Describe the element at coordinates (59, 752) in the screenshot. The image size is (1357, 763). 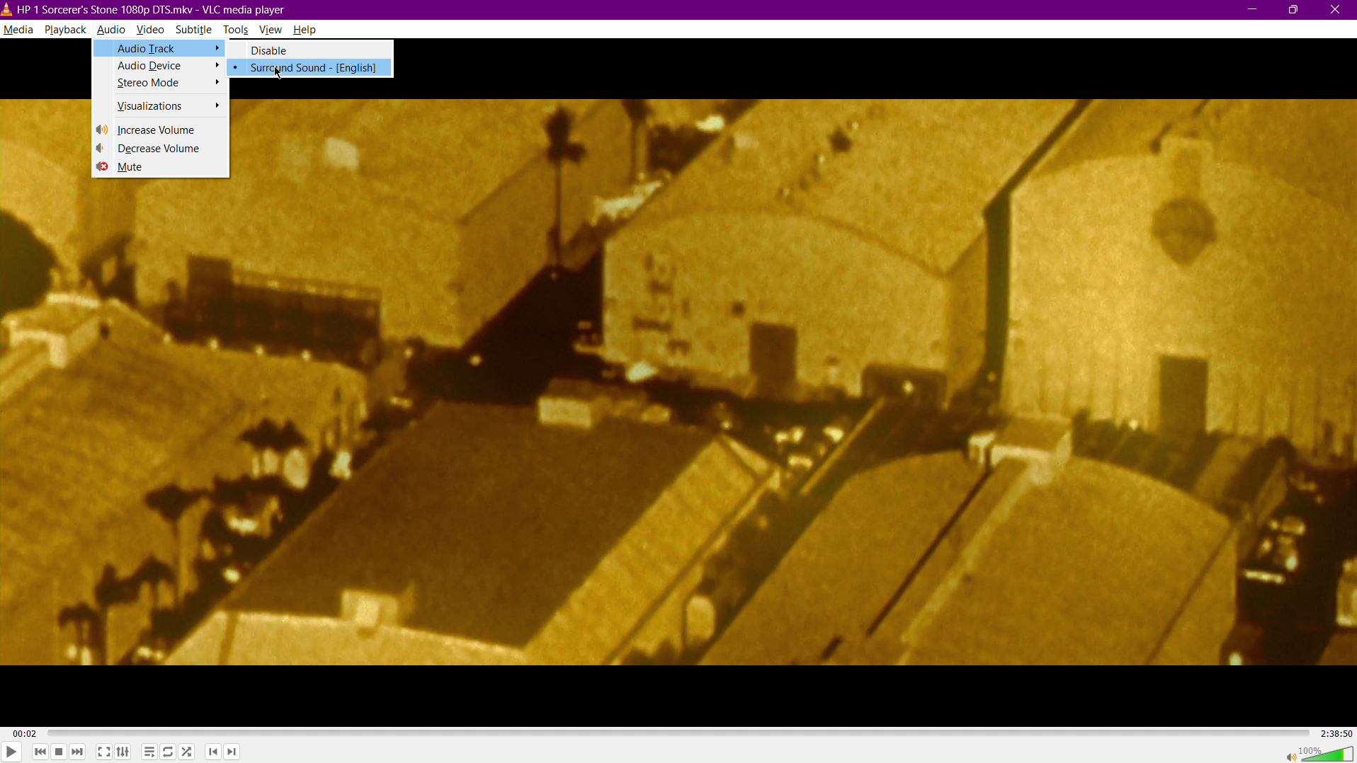
I see `Stop` at that location.